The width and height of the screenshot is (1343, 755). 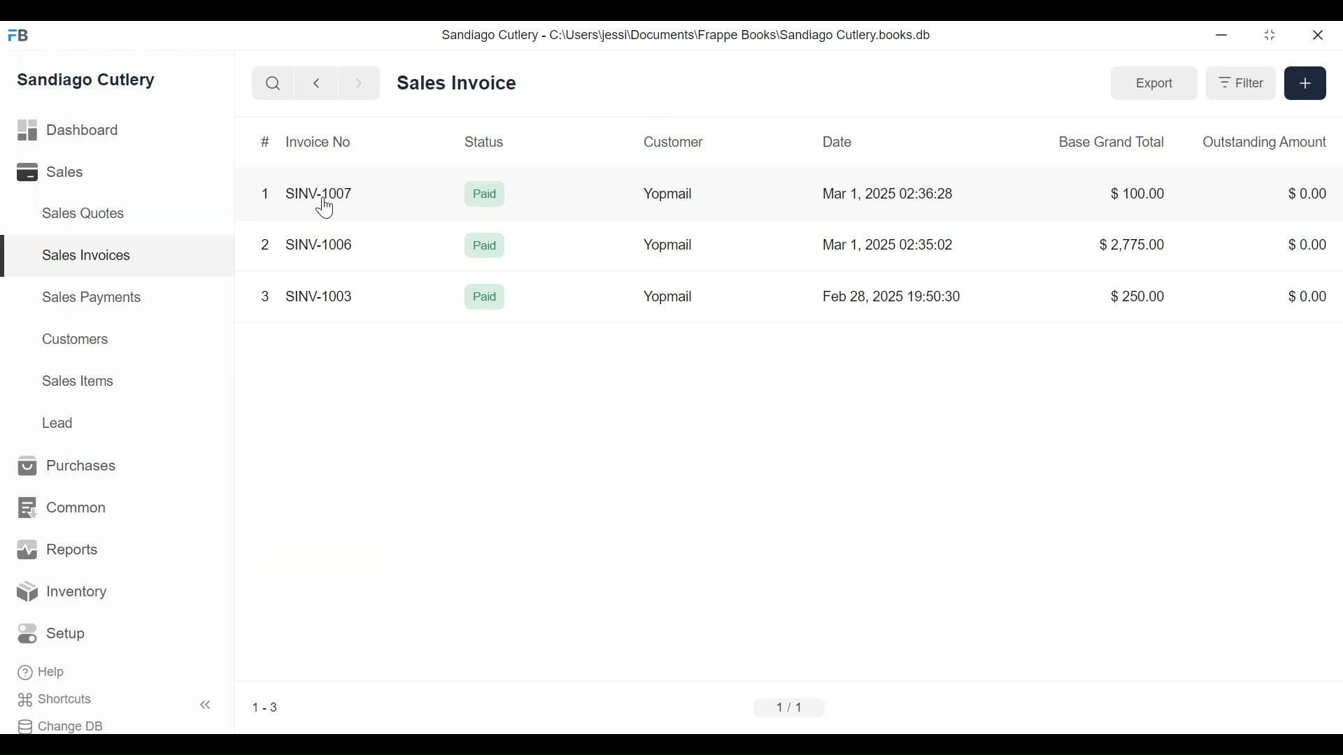 I want to click on Inventory, so click(x=60, y=589).